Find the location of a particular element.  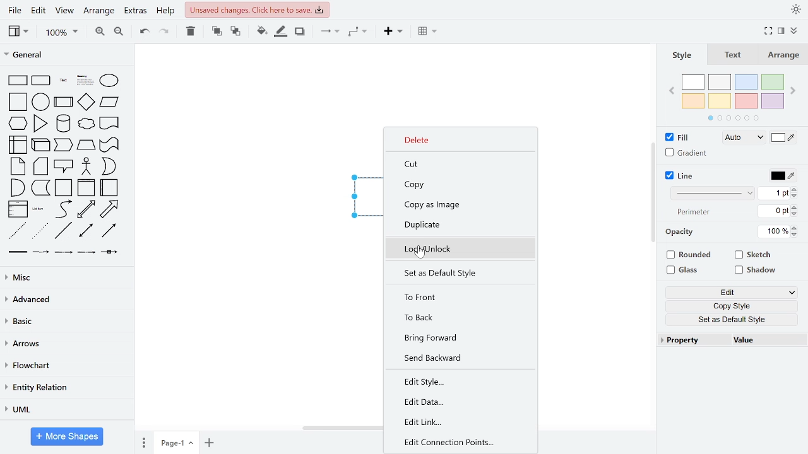

bidirectional connector is located at coordinates (85, 231).